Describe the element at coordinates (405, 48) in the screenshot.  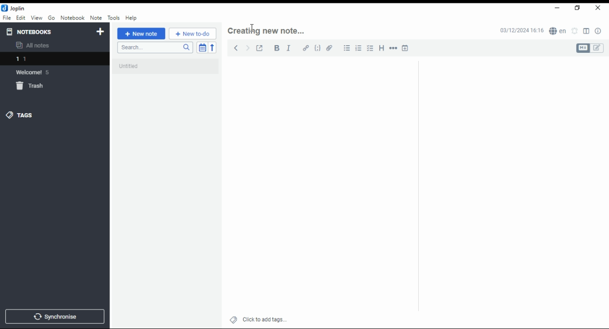
I see `insert time` at that location.